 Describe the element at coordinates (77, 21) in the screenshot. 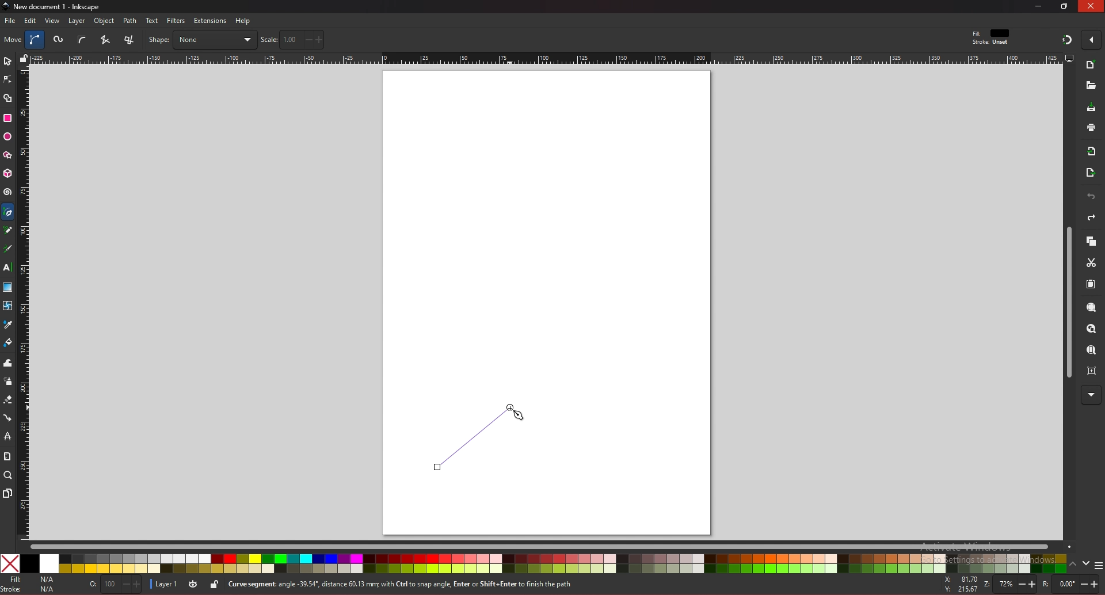

I see `layer` at that location.